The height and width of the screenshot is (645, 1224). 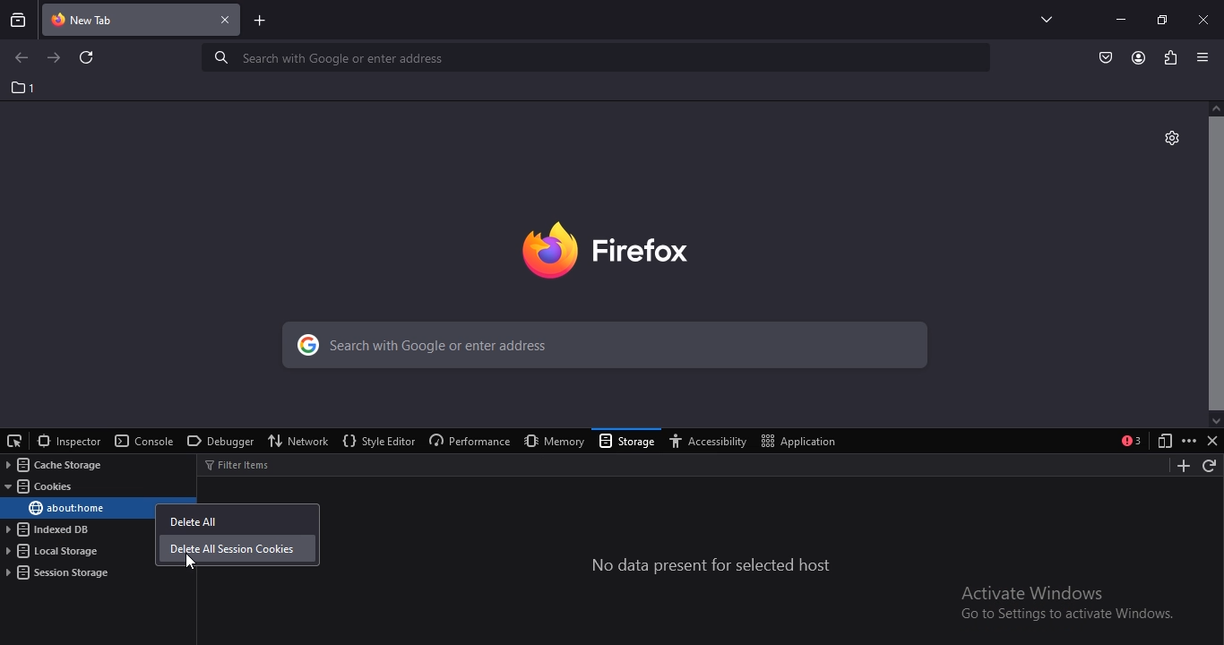 What do you see at coordinates (236, 550) in the screenshot?
I see `delete all session cookies` at bounding box center [236, 550].